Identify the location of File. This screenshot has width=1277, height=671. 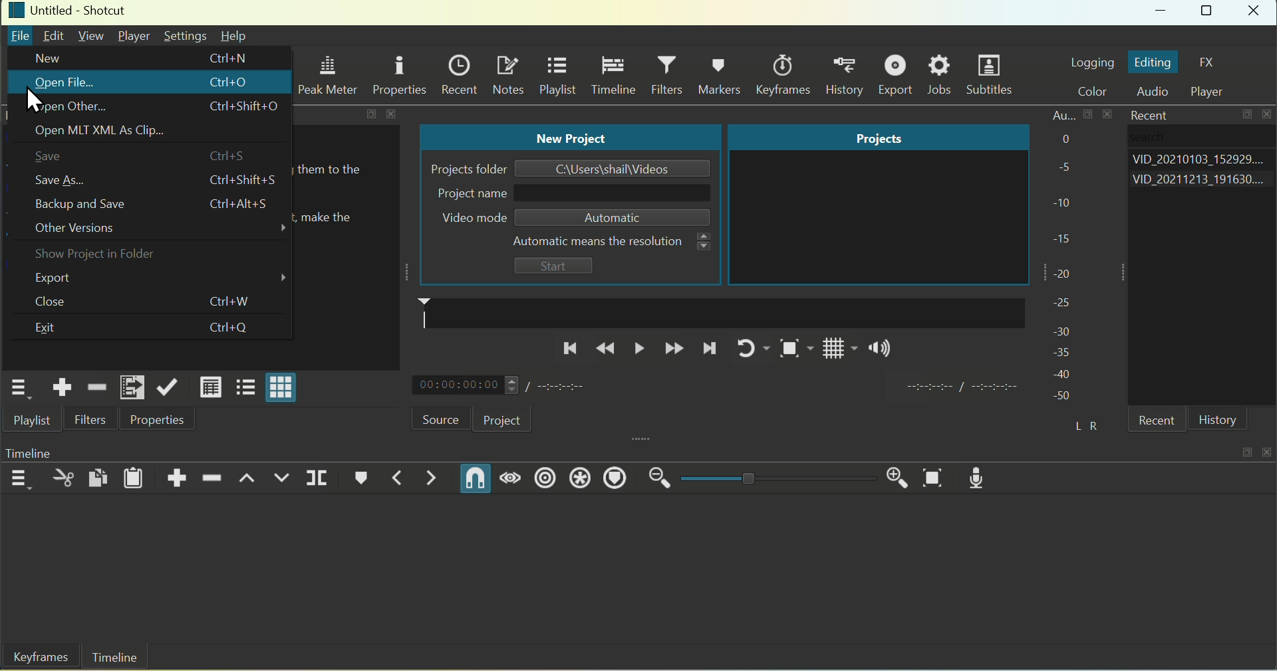
(20, 37).